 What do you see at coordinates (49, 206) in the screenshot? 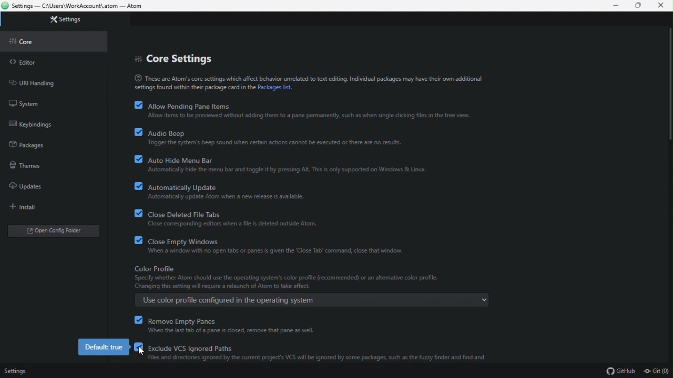
I see `Install` at bounding box center [49, 206].